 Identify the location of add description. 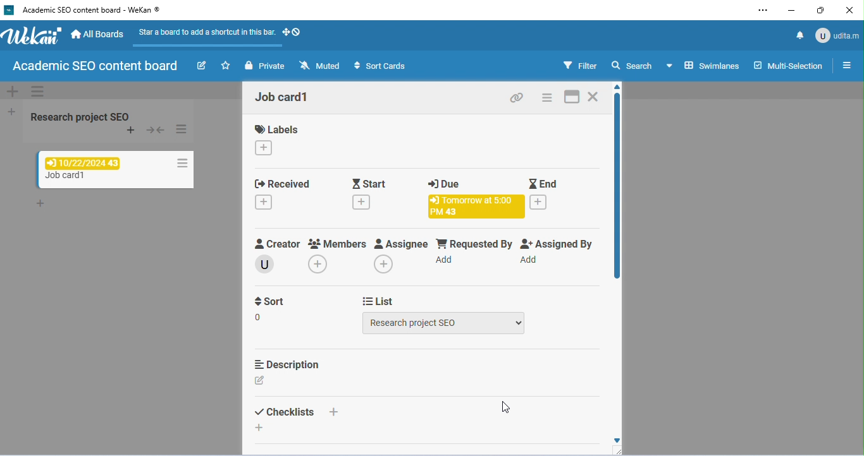
(261, 380).